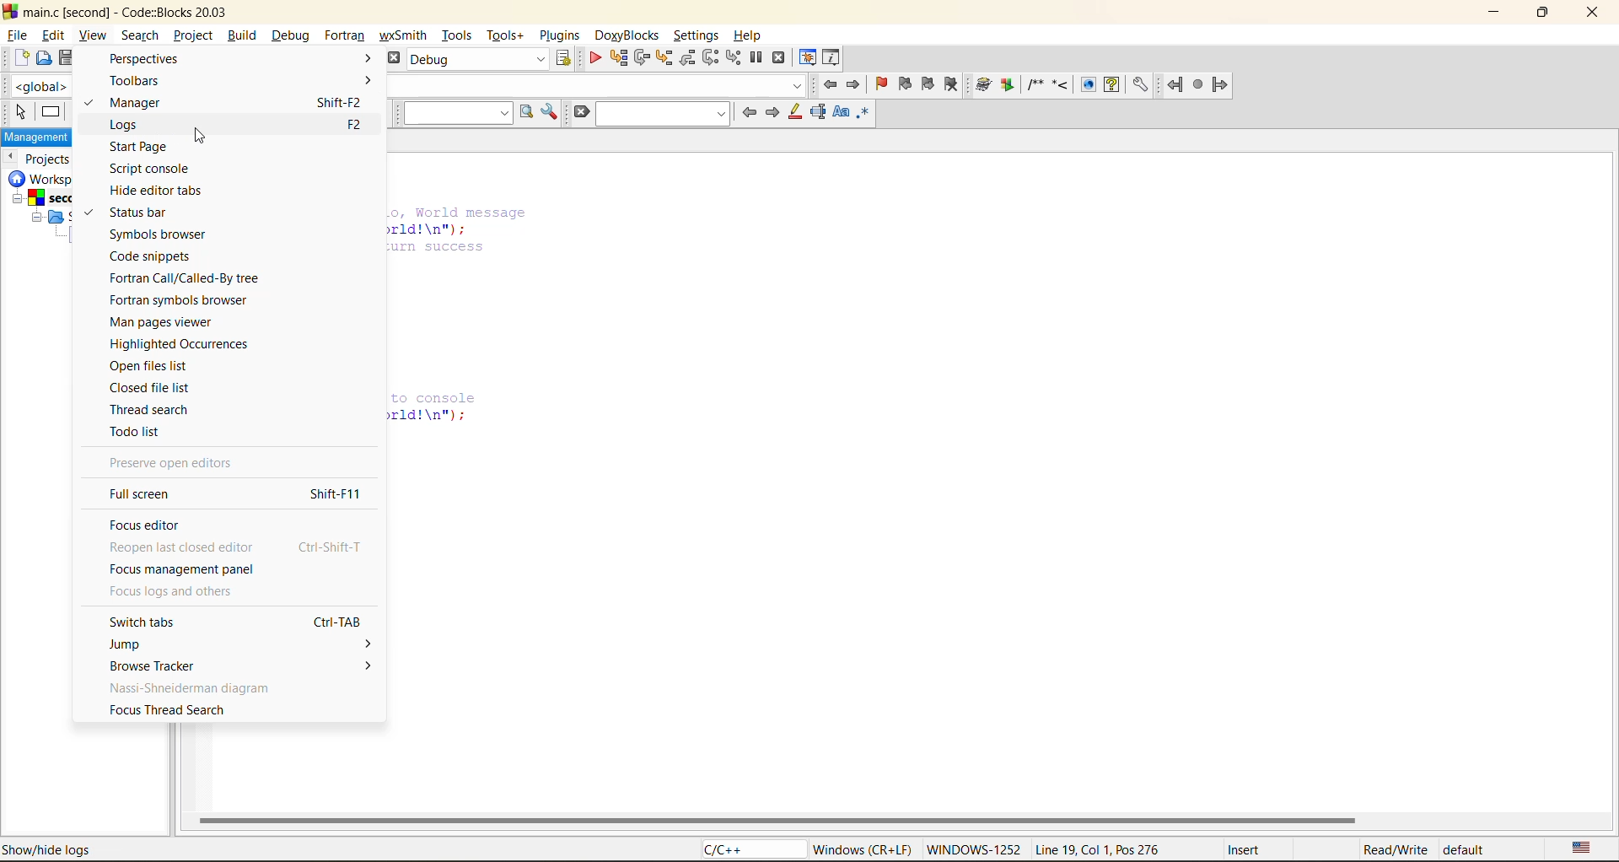 Image resolution: width=1619 pixels, height=862 pixels. Describe the element at coordinates (662, 57) in the screenshot. I see `step into` at that location.